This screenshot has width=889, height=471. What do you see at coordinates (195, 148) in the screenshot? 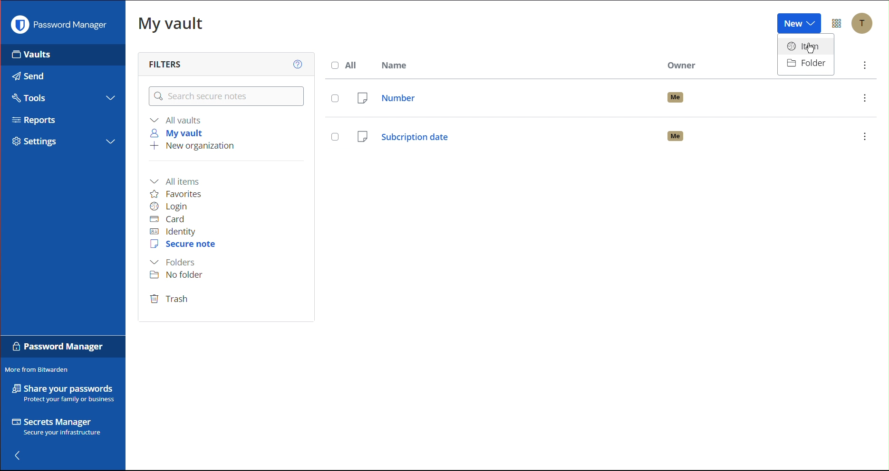
I see `New organization` at bounding box center [195, 148].